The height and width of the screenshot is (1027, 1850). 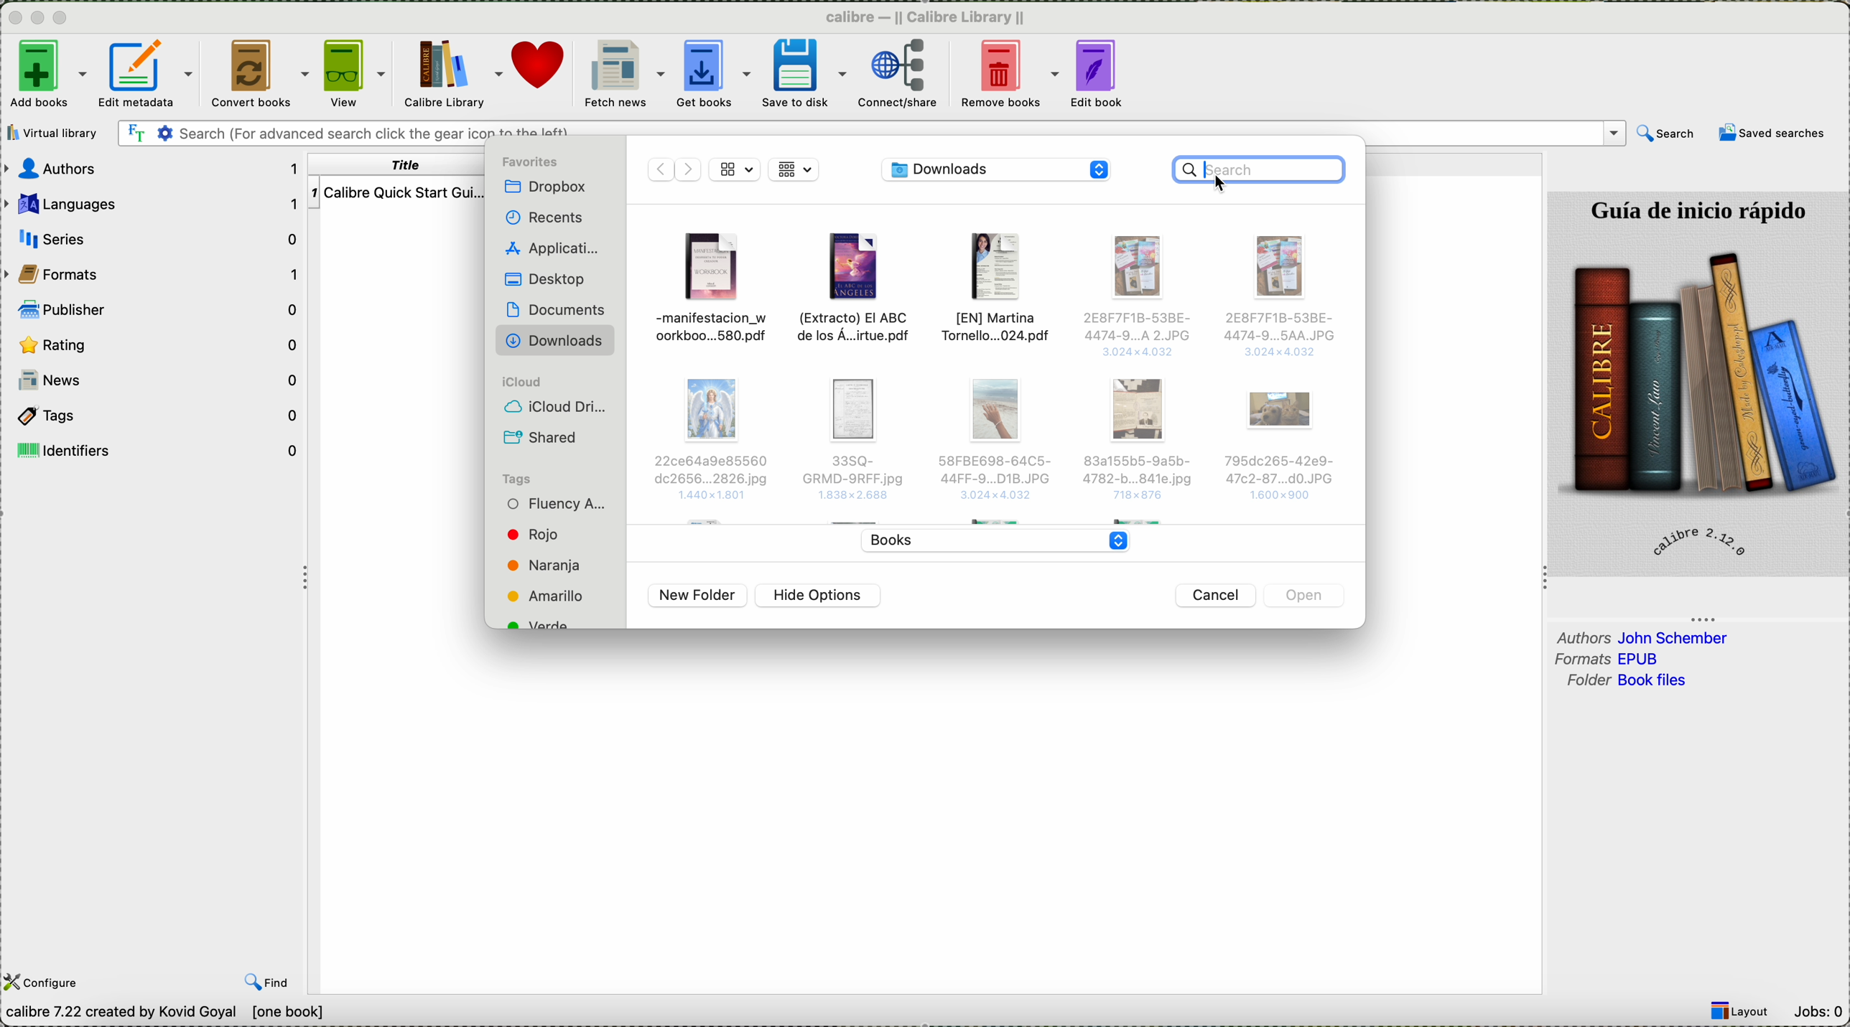 What do you see at coordinates (1771, 135) in the screenshot?
I see `saved searches` at bounding box center [1771, 135].